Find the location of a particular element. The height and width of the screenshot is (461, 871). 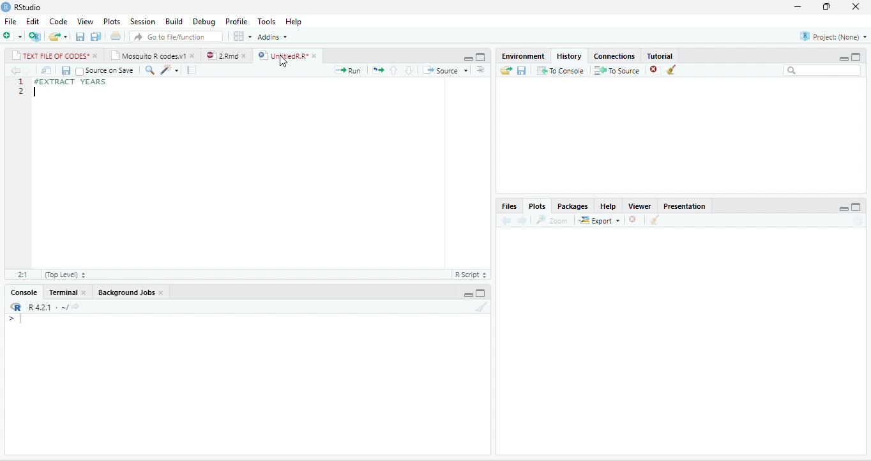

save is located at coordinates (66, 70).